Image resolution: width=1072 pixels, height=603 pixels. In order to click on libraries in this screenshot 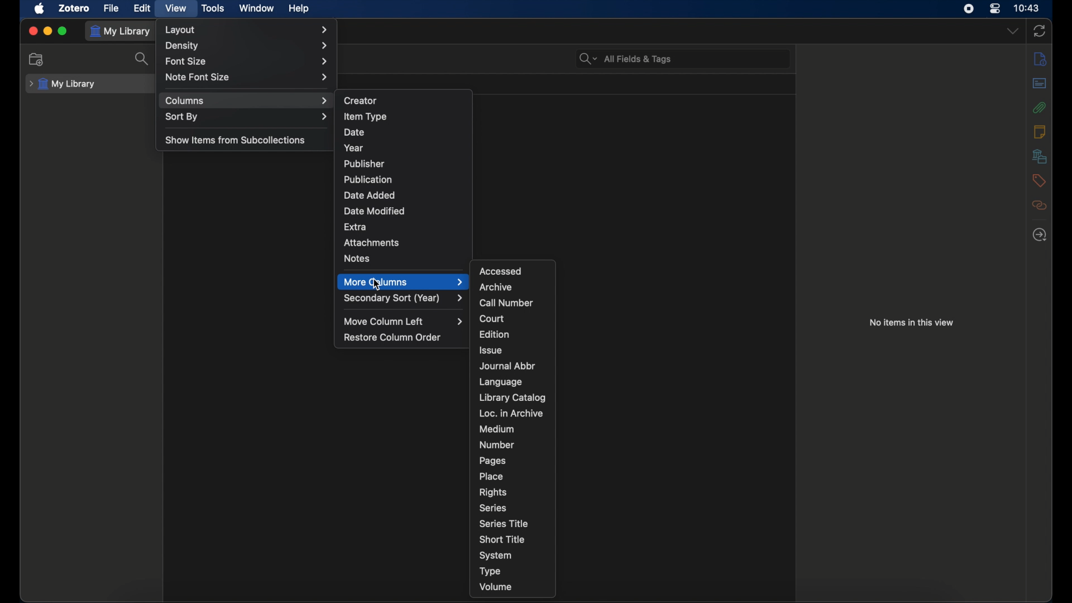, I will do `click(1039, 156)`.